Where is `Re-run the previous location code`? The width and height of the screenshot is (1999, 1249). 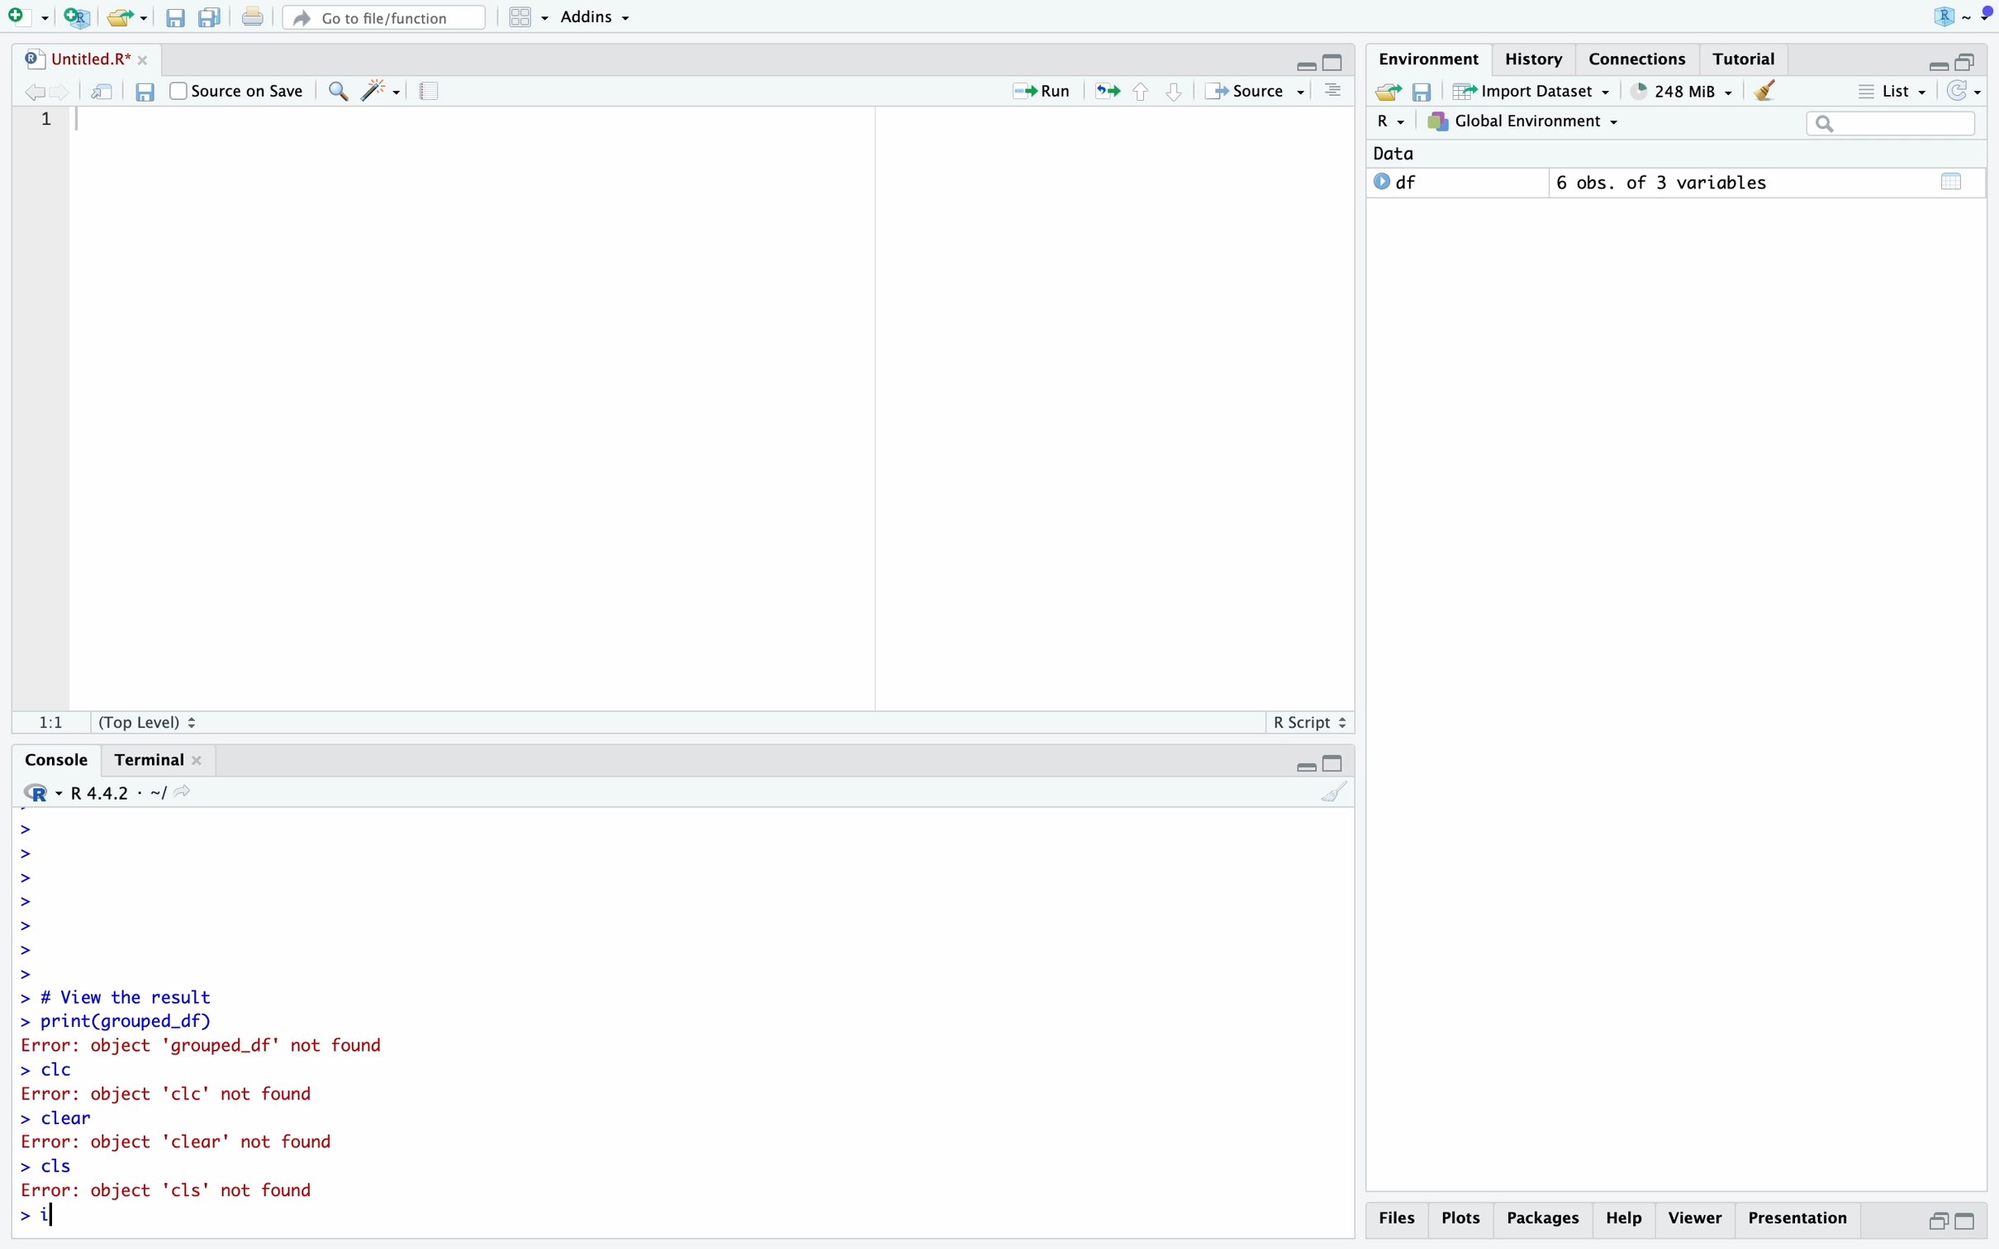 Re-run the previous location code is located at coordinates (1106, 91).